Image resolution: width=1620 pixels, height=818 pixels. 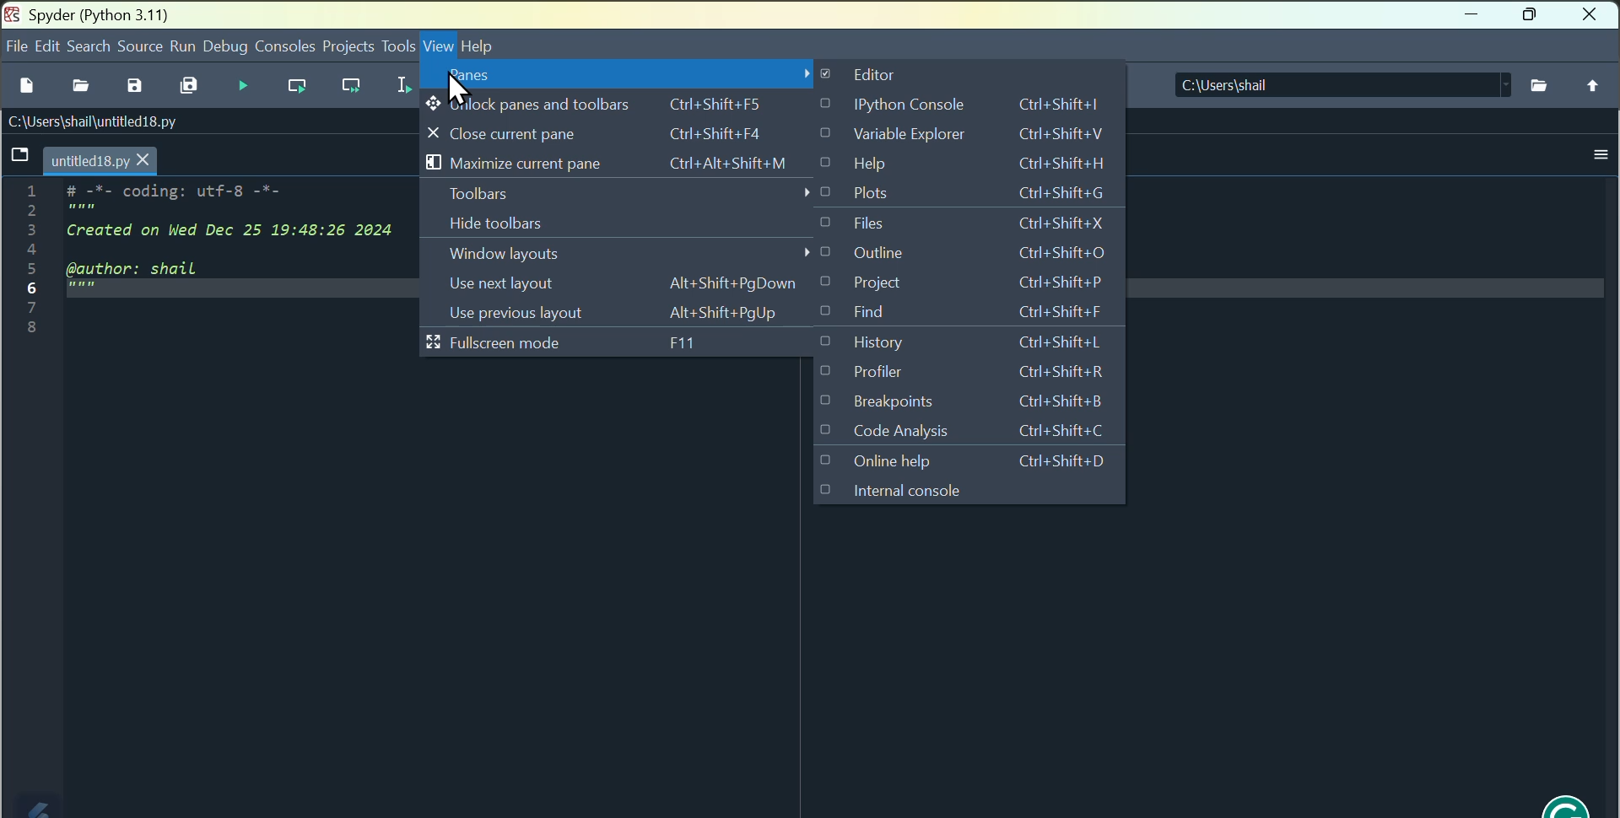 I want to click on Spyder python three point one, so click(x=111, y=13).